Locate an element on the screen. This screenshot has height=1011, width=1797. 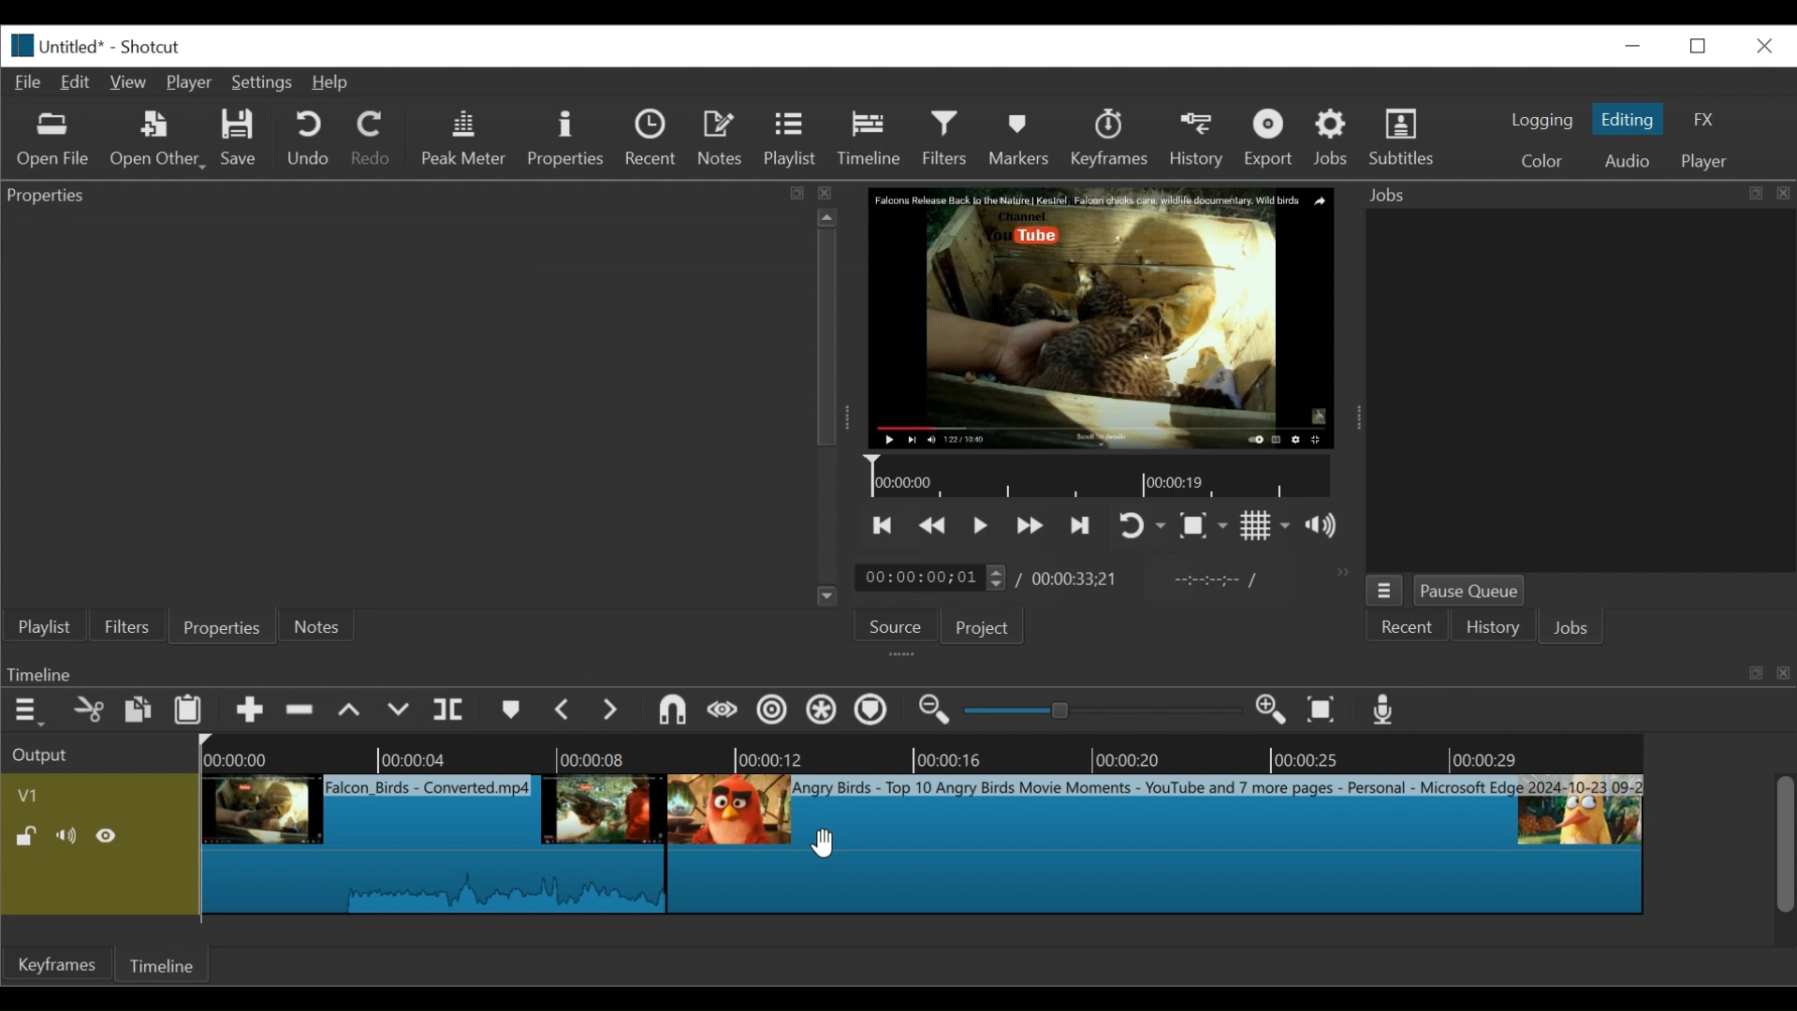
Total Duration is located at coordinates (1076, 579).